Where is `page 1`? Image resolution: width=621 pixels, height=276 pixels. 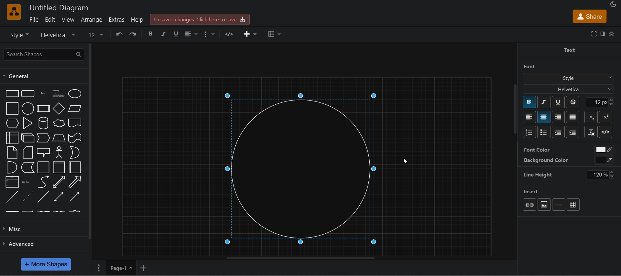
page 1 is located at coordinates (121, 268).